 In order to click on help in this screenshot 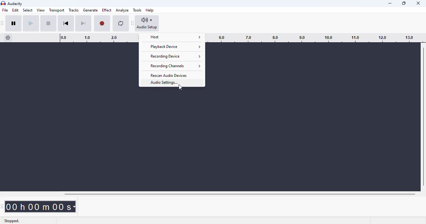, I will do `click(150, 10)`.